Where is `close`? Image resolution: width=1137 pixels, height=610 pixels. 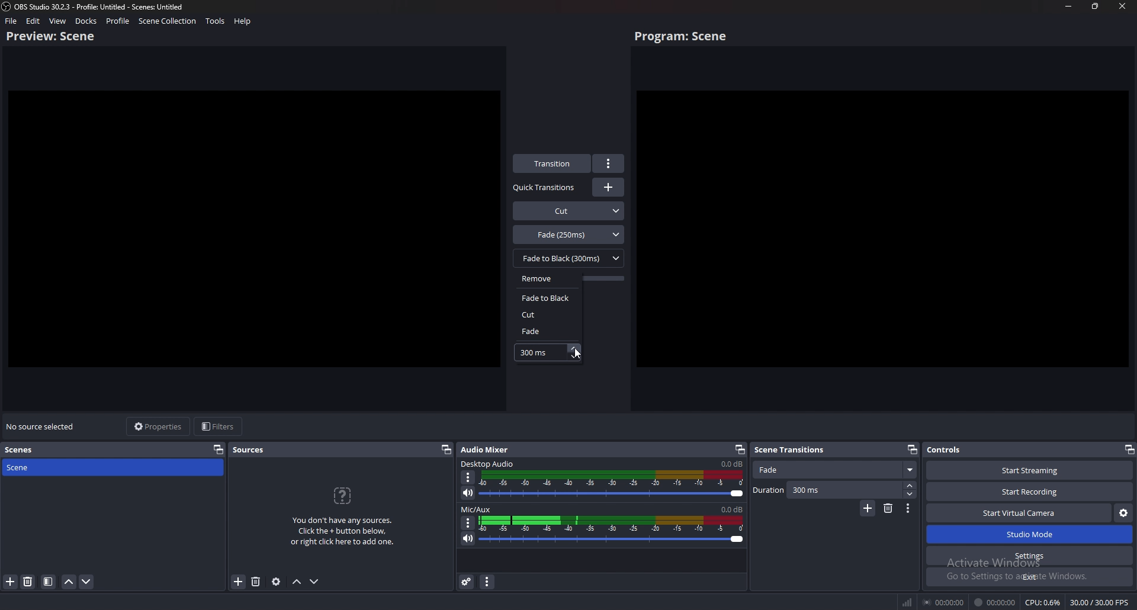 close is located at coordinates (1122, 6).